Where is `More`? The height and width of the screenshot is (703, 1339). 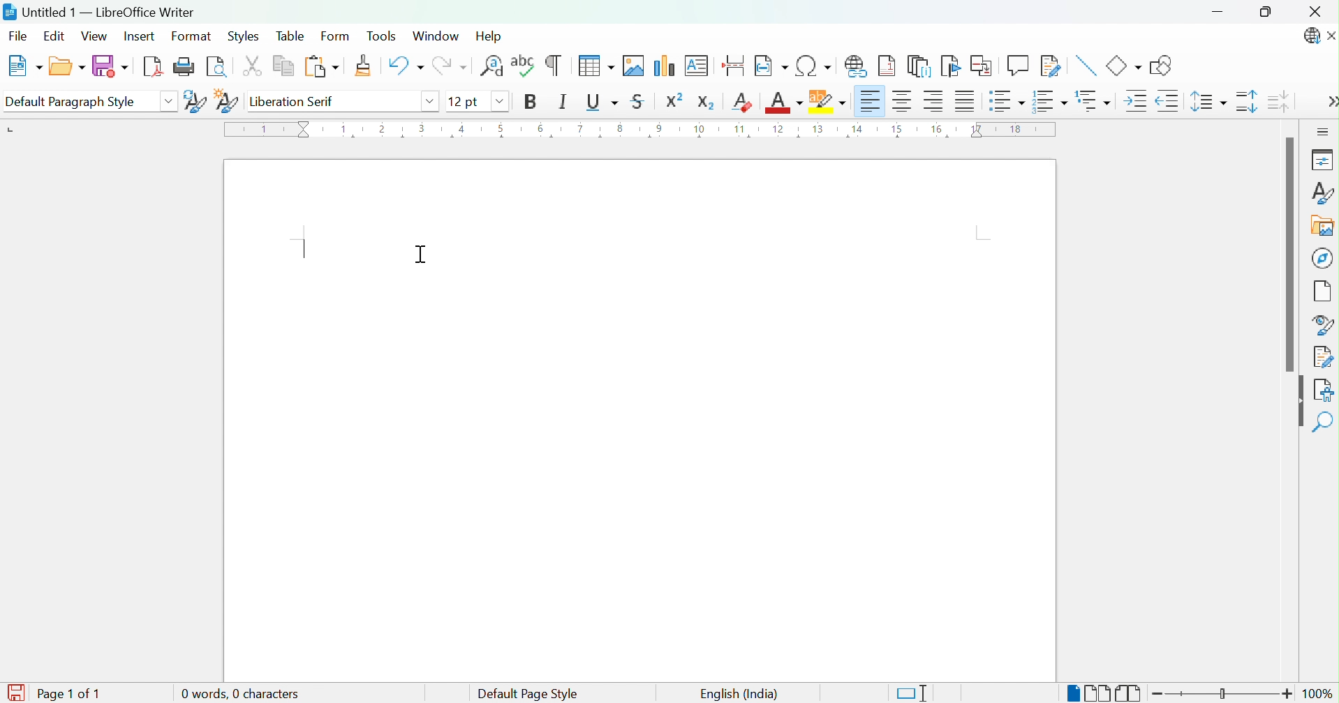 More is located at coordinates (1331, 103).